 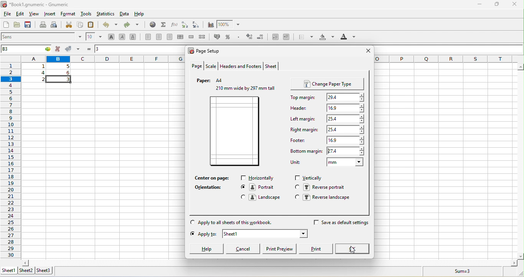 What do you see at coordinates (458, 271) in the screenshot?
I see `sum =3` at bounding box center [458, 271].